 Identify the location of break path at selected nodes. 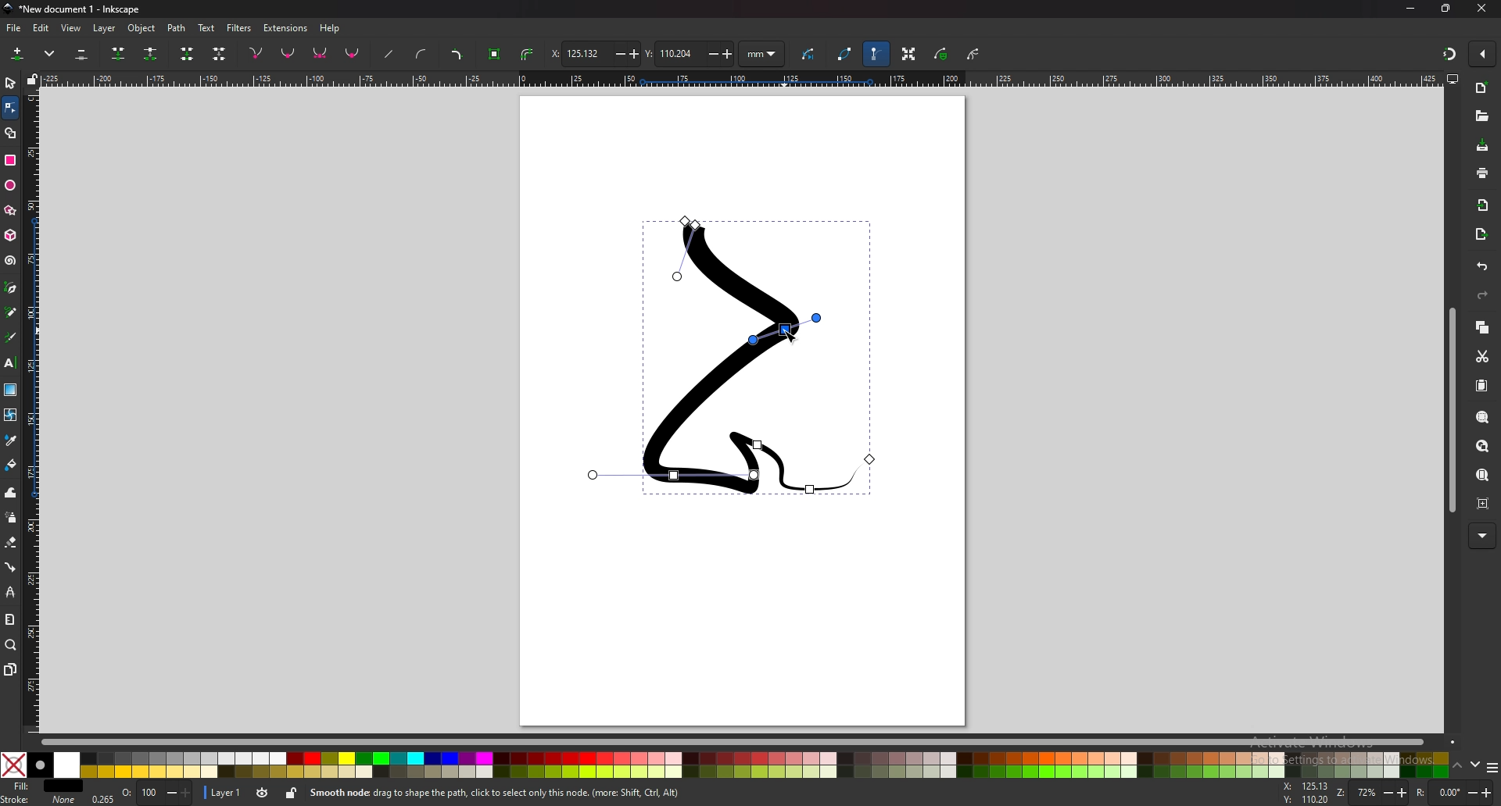
(150, 55).